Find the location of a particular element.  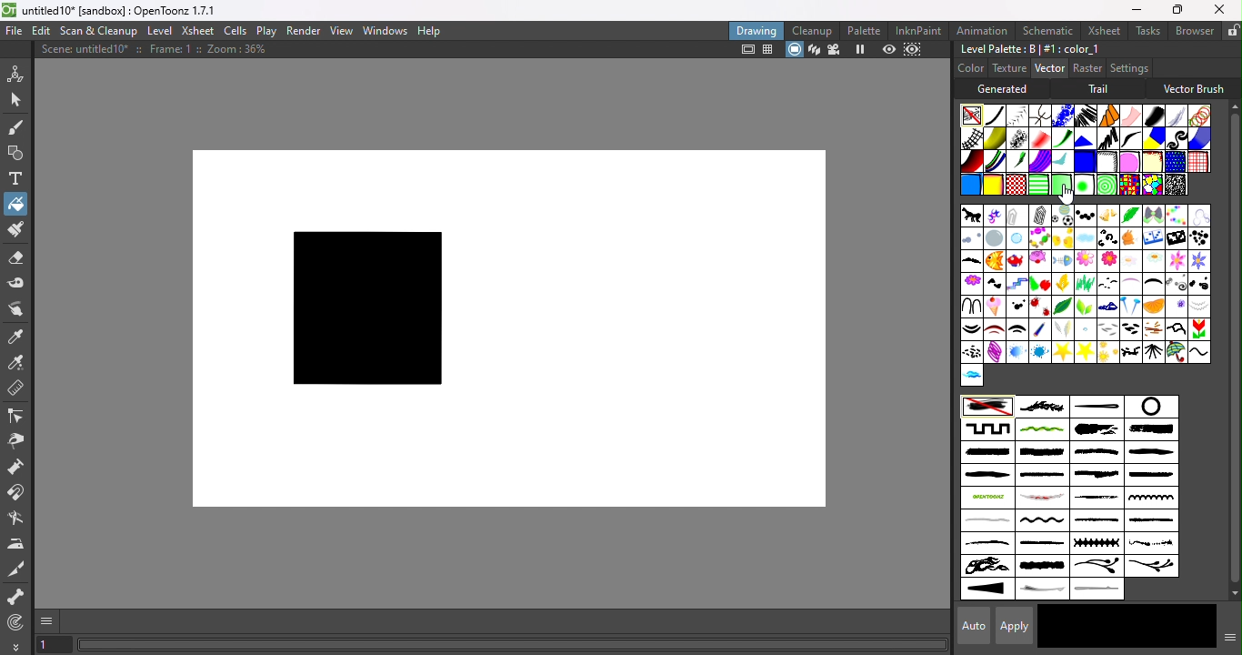

Flow is located at coordinates (1084, 262).